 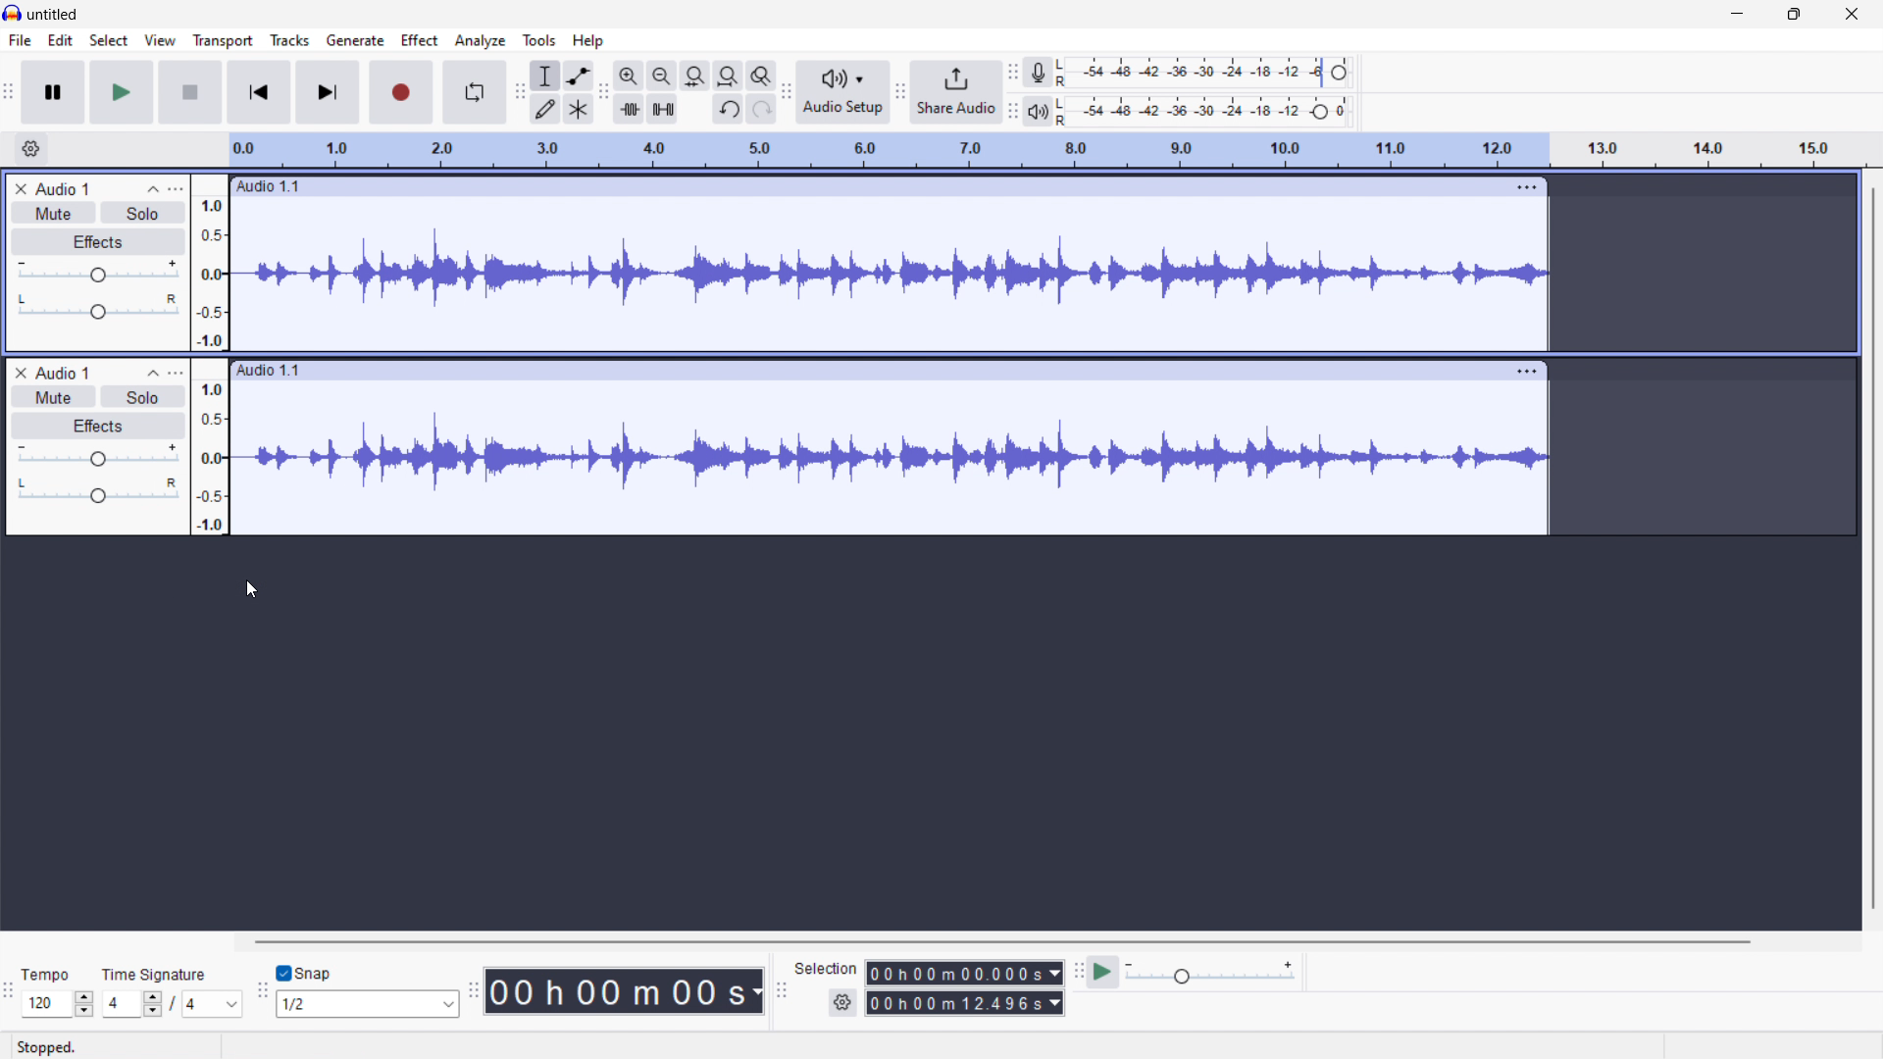 What do you see at coordinates (1794, 15) in the screenshot?
I see `maximize` at bounding box center [1794, 15].